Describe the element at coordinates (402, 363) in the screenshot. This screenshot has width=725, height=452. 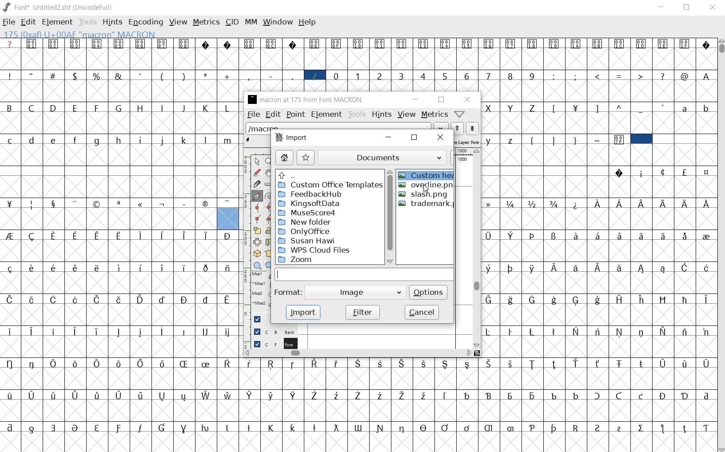
I see `Symbol` at that location.